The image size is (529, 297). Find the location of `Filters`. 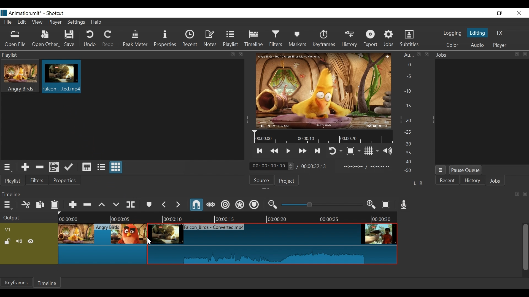

Filters is located at coordinates (38, 180).